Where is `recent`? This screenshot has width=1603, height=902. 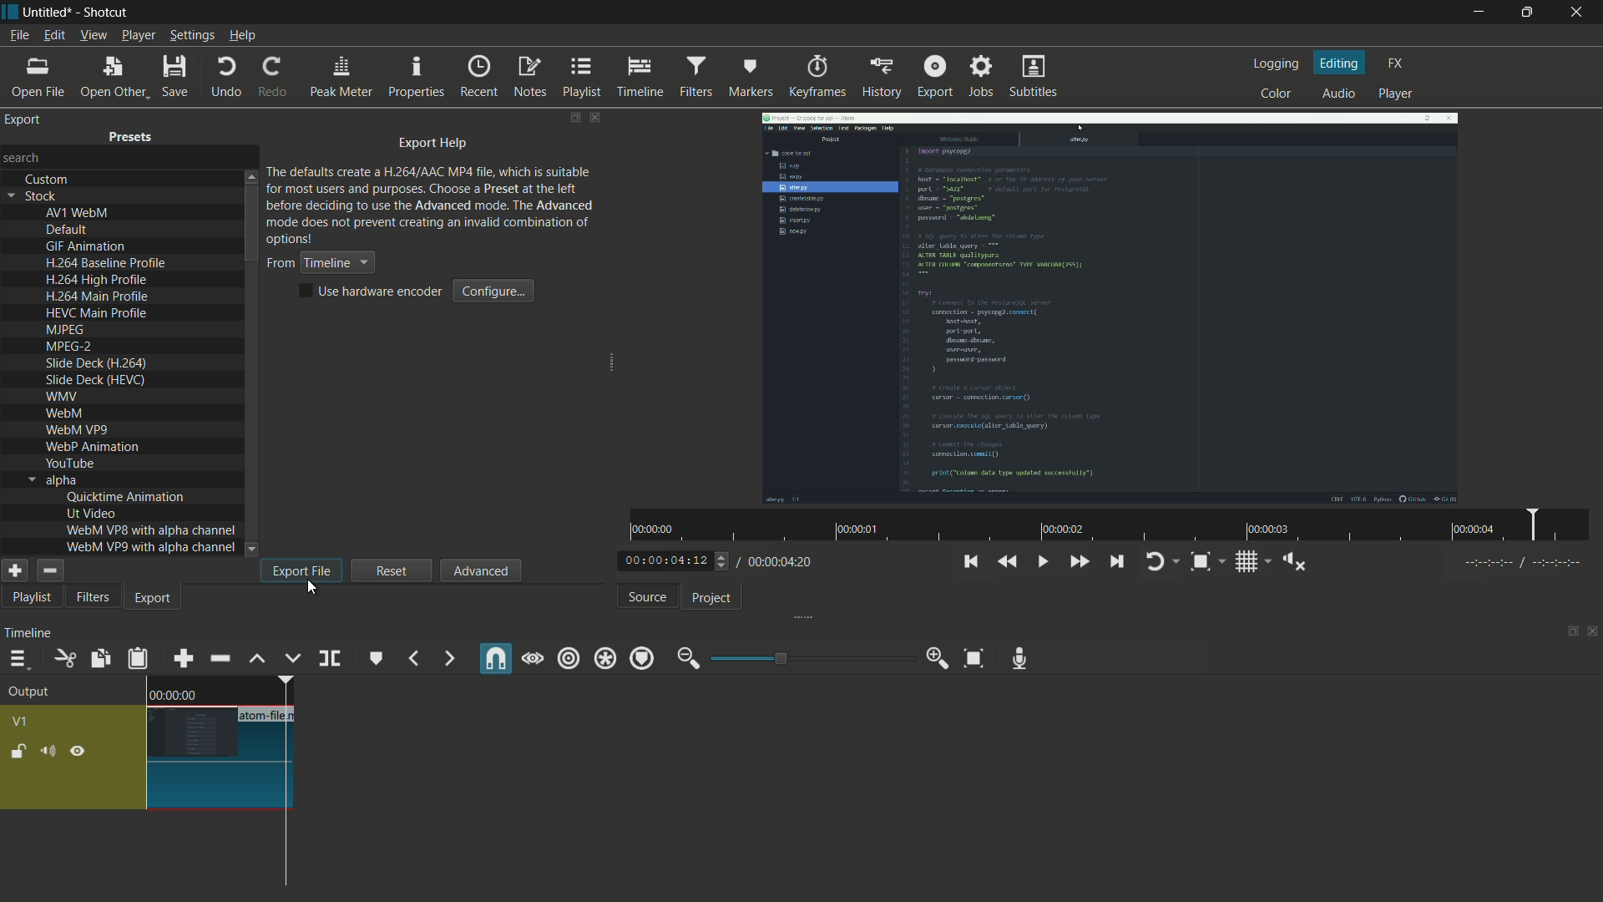
recent is located at coordinates (479, 78).